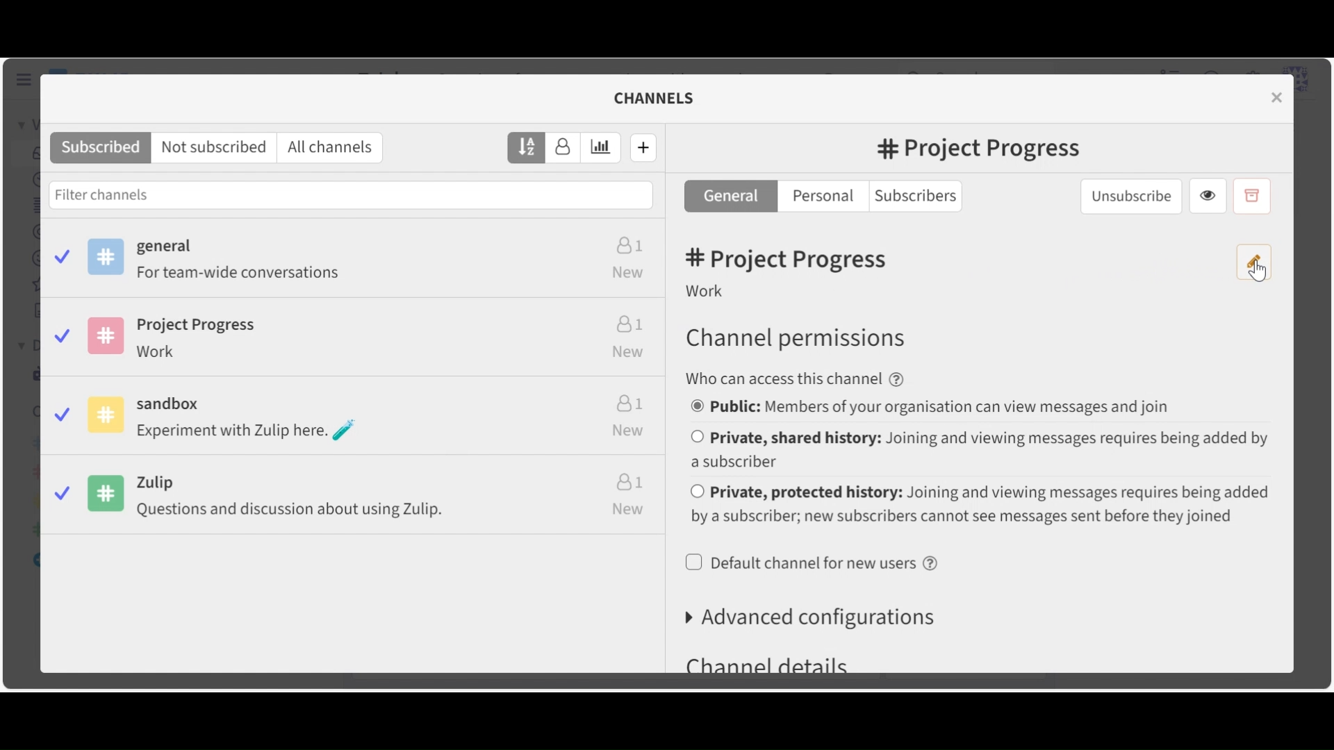  I want to click on Channel permissions, so click(802, 342).